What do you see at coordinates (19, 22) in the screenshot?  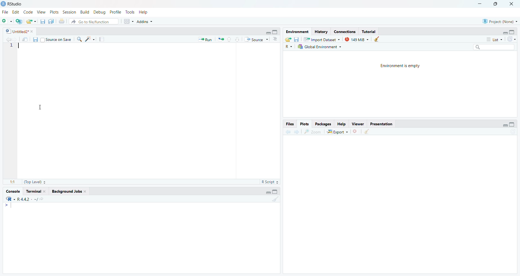 I see `Create a project` at bounding box center [19, 22].